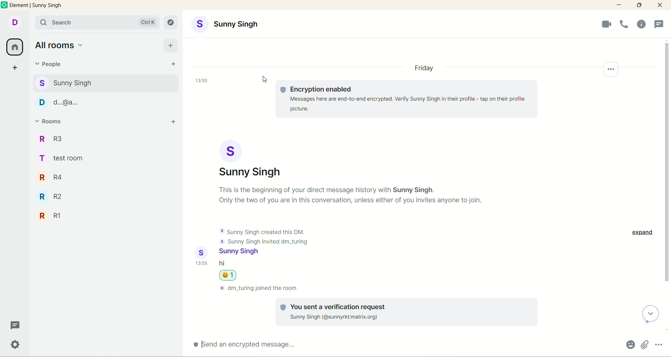  What do you see at coordinates (47, 64) in the screenshot?
I see `people` at bounding box center [47, 64].